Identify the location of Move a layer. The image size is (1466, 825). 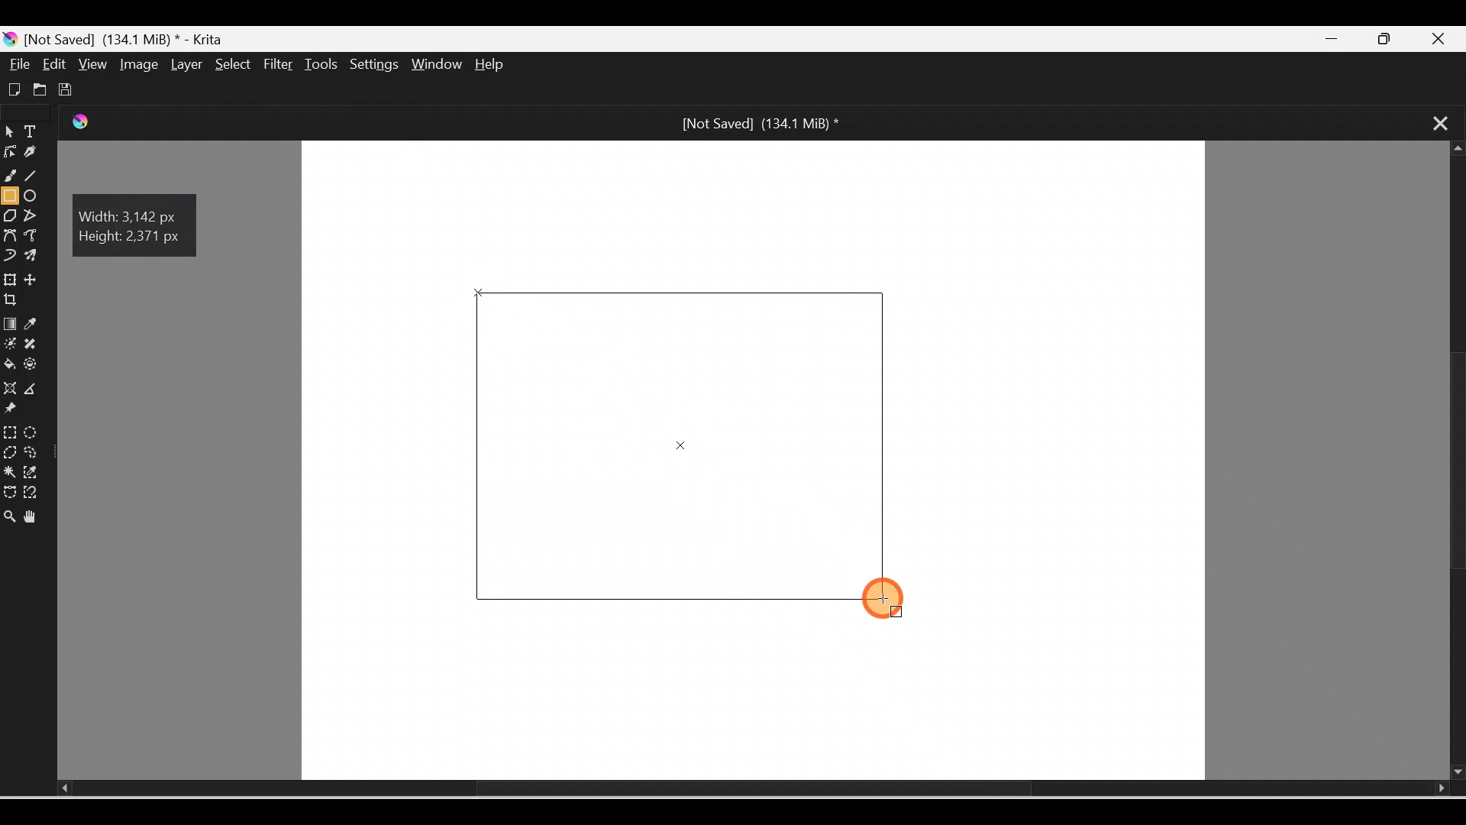
(37, 280).